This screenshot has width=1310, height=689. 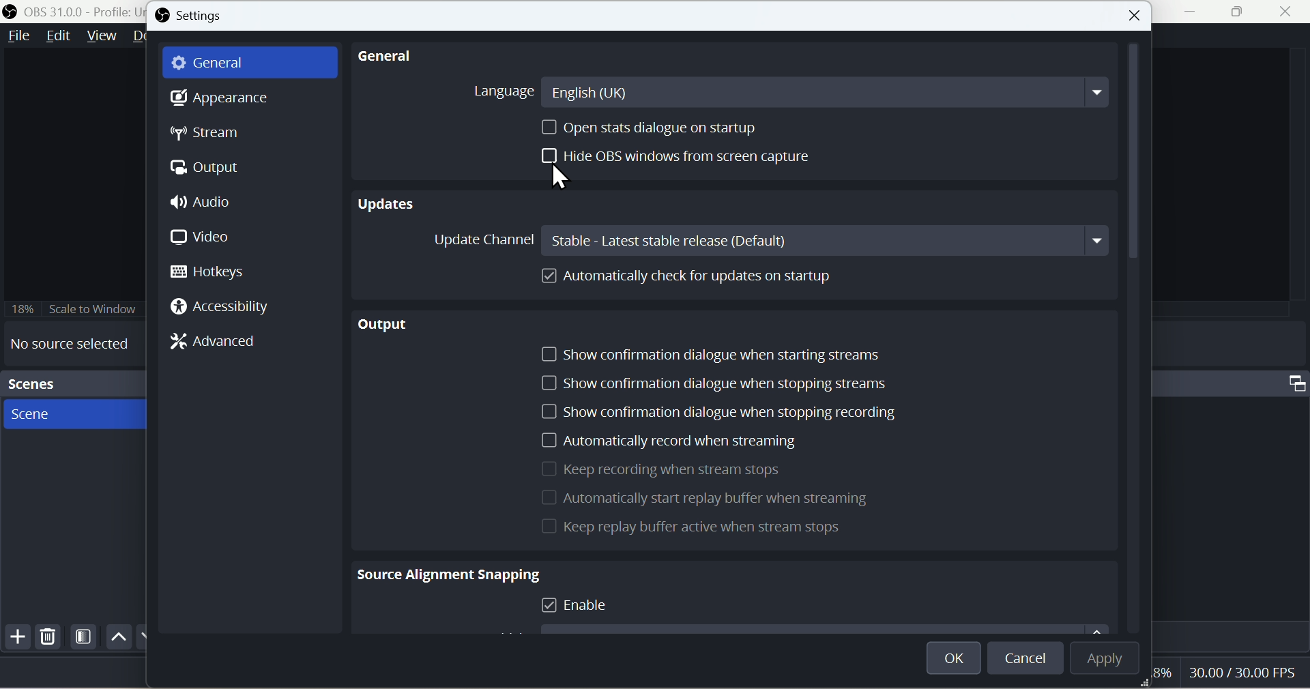 What do you see at coordinates (1133, 155) in the screenshot?
I see `Vertical Scrollbar` at bounding box center [1133, 155].